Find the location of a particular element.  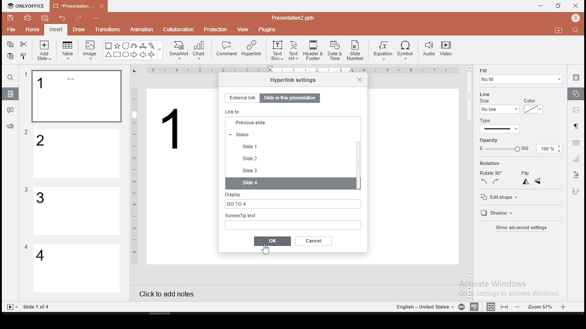

Circle is located at coordinates (126, 54).